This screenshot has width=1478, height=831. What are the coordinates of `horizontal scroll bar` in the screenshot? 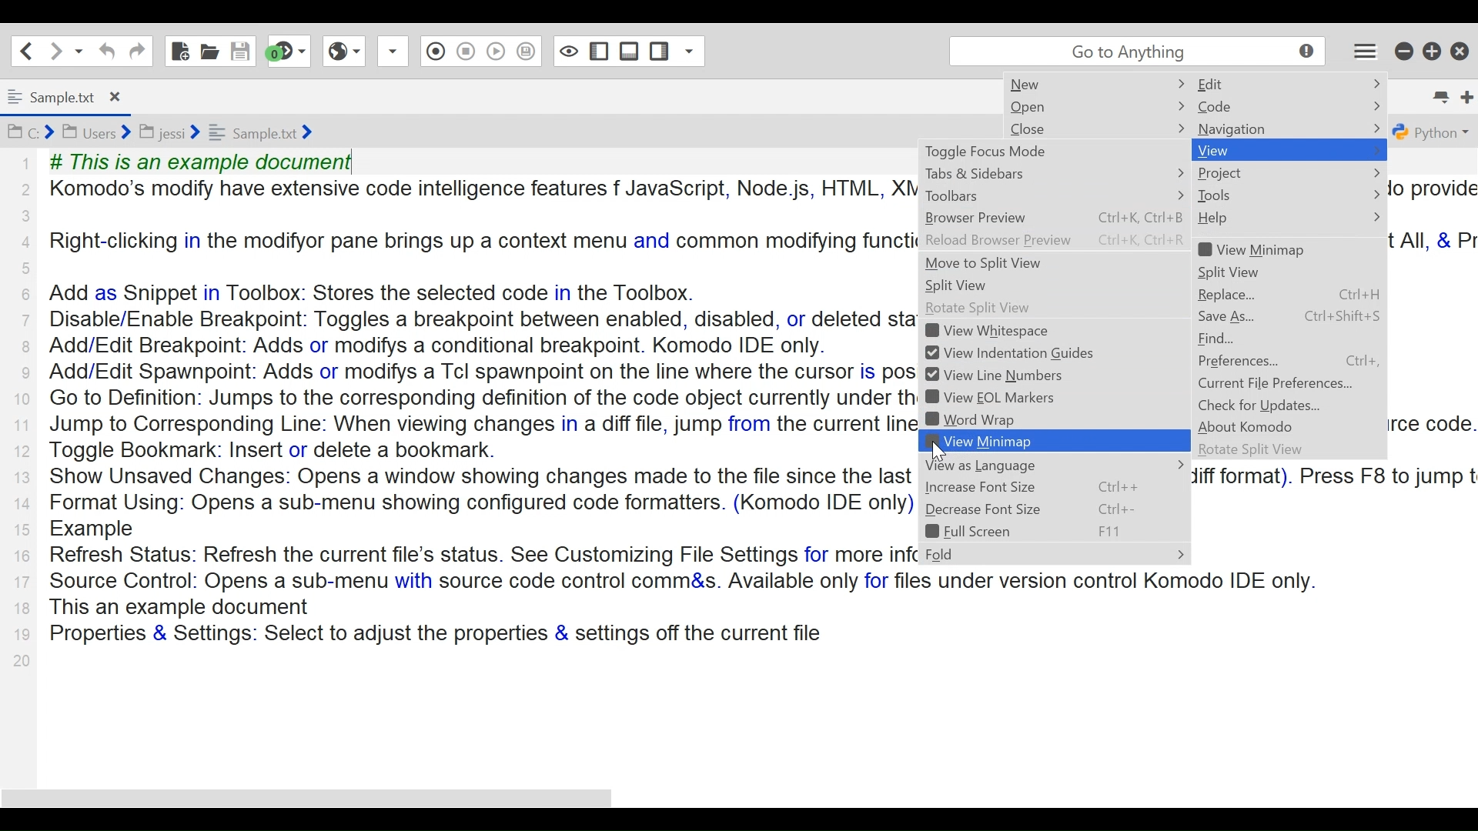 It's located at (323, 797).